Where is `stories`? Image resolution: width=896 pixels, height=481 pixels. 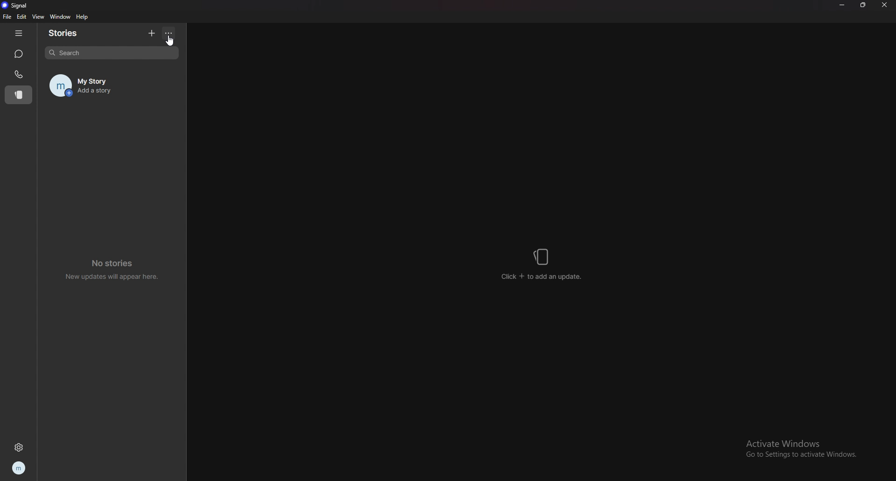
stories is located at coordinates (71, 33).